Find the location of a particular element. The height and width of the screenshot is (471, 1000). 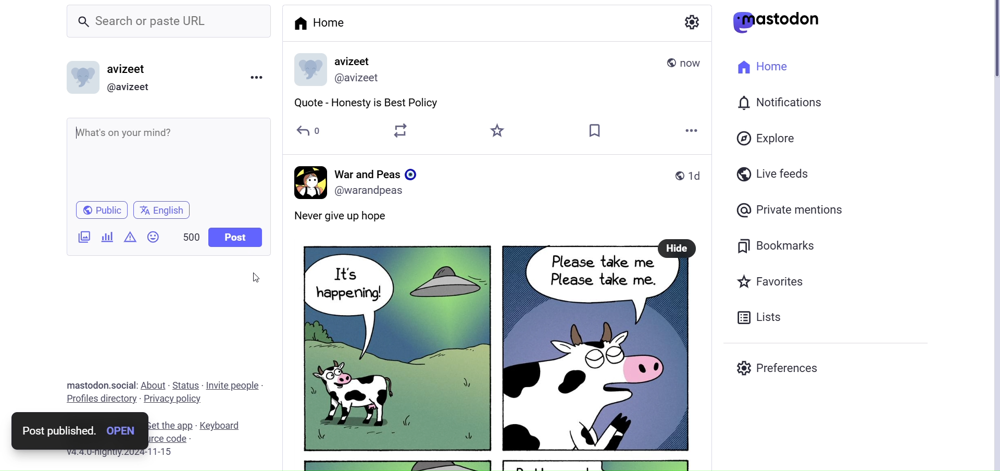

Post is located at coordinates (472, 357).